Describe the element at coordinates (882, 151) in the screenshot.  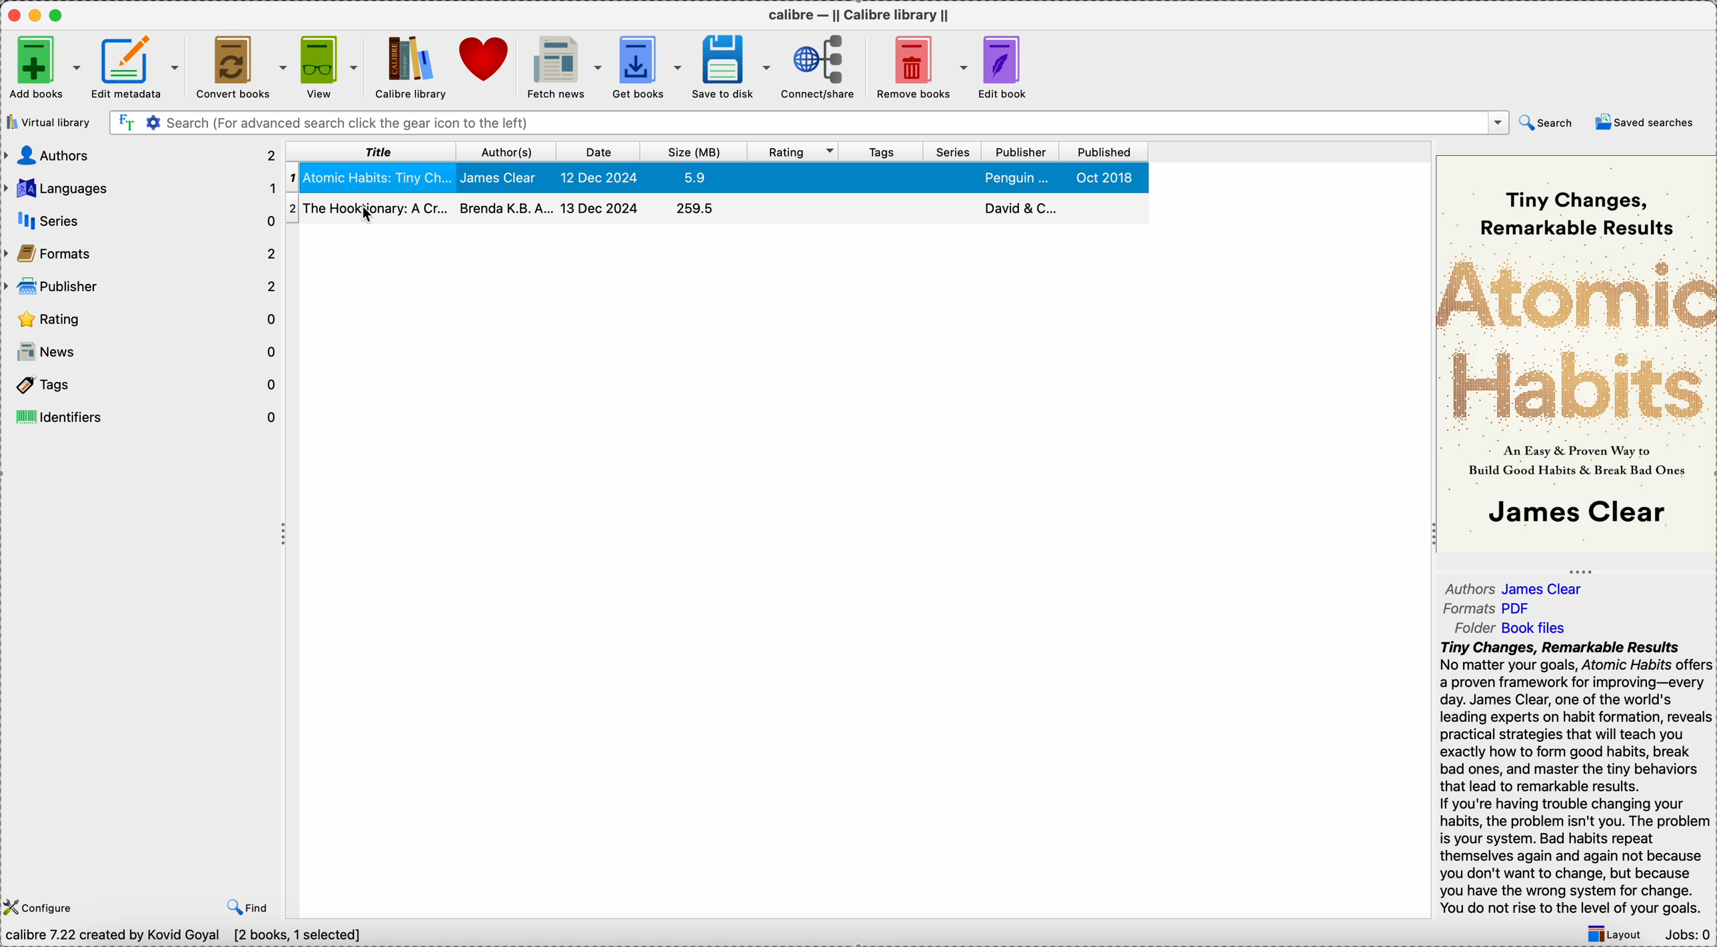
I see `tags` at that location.